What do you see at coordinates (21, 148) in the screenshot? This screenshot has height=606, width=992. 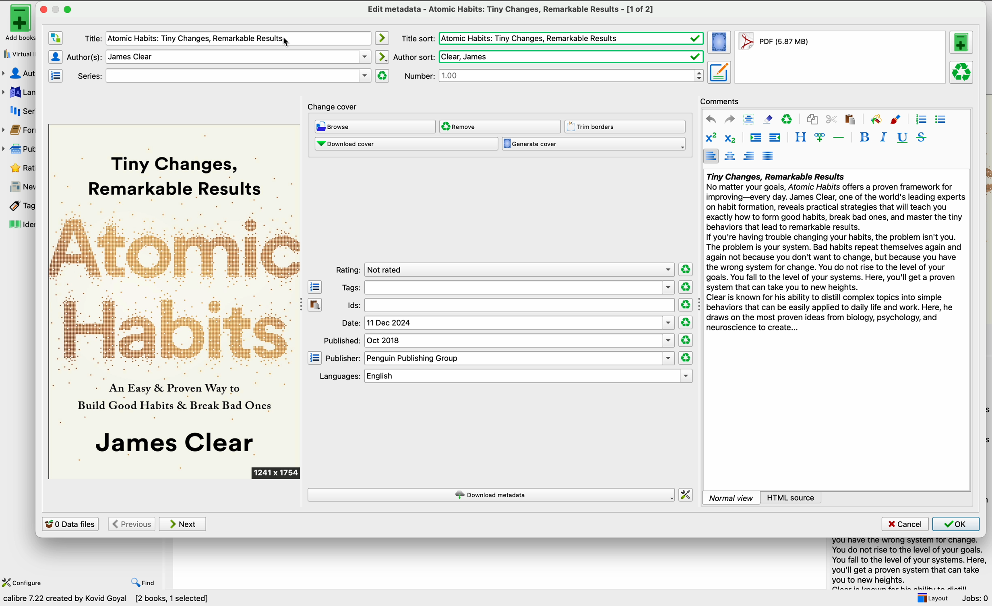 I see `publisher` at bounding box center [21, 148].